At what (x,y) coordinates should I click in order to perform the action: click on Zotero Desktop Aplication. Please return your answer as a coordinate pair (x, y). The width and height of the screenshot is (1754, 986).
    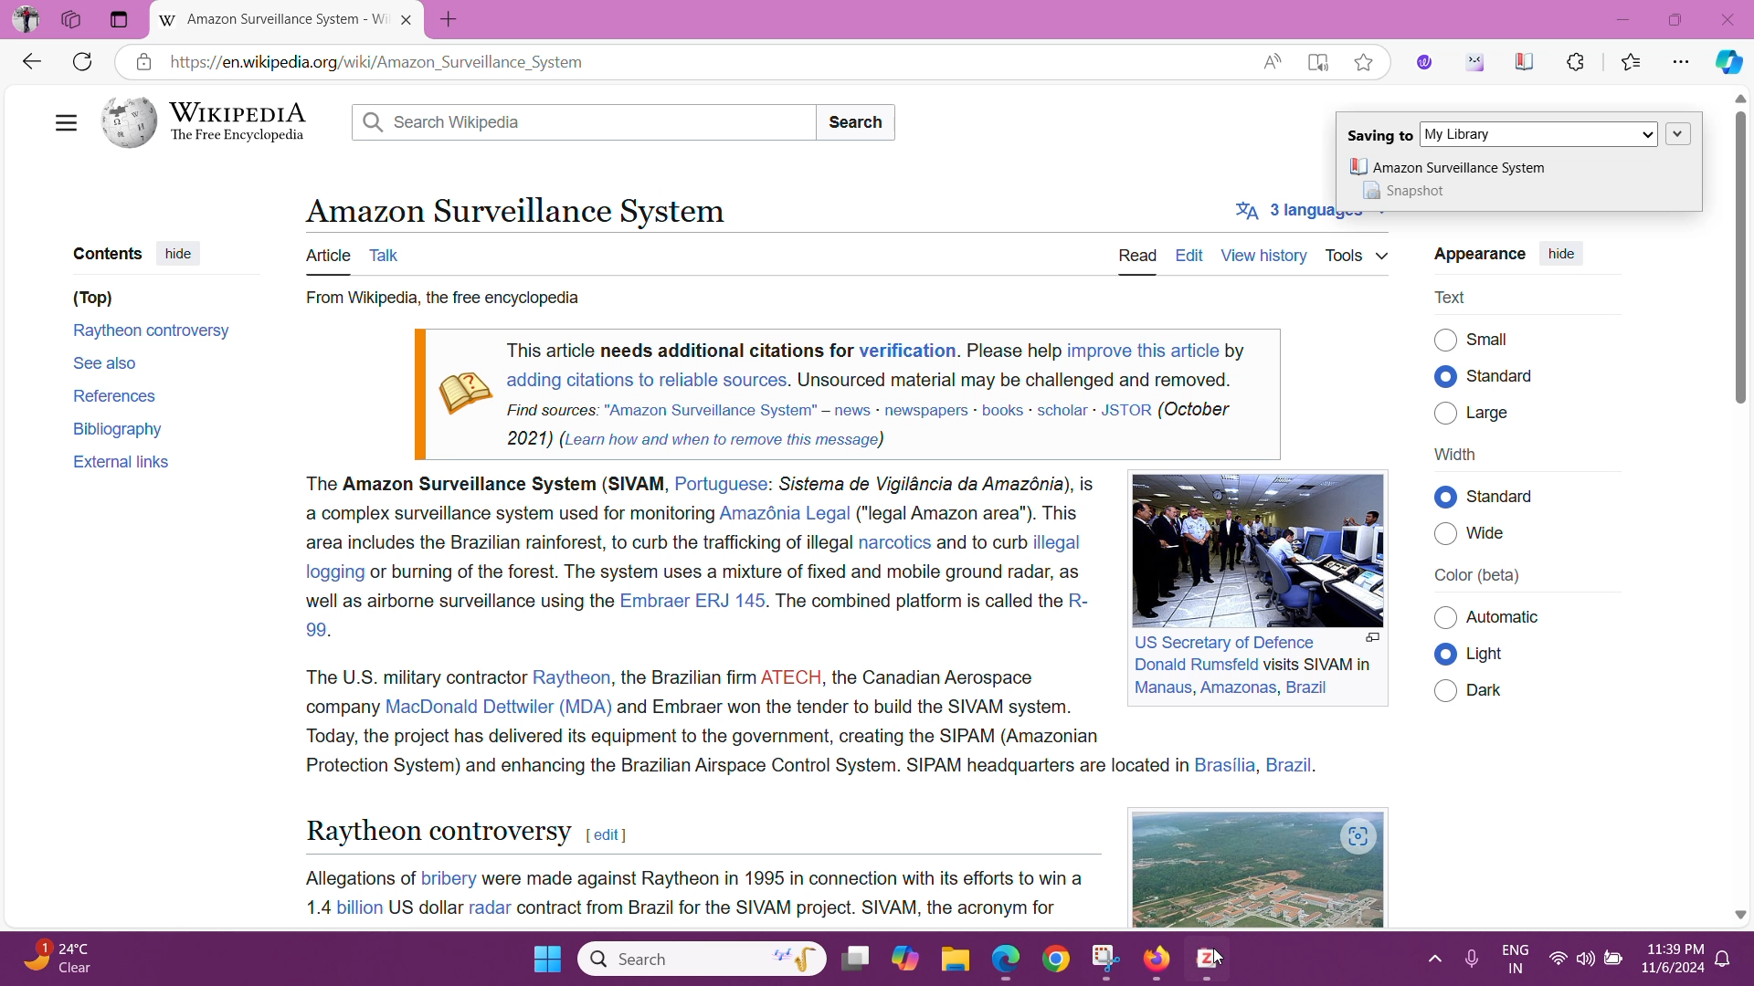
    Looking at the image, I should click on (1210, 963).